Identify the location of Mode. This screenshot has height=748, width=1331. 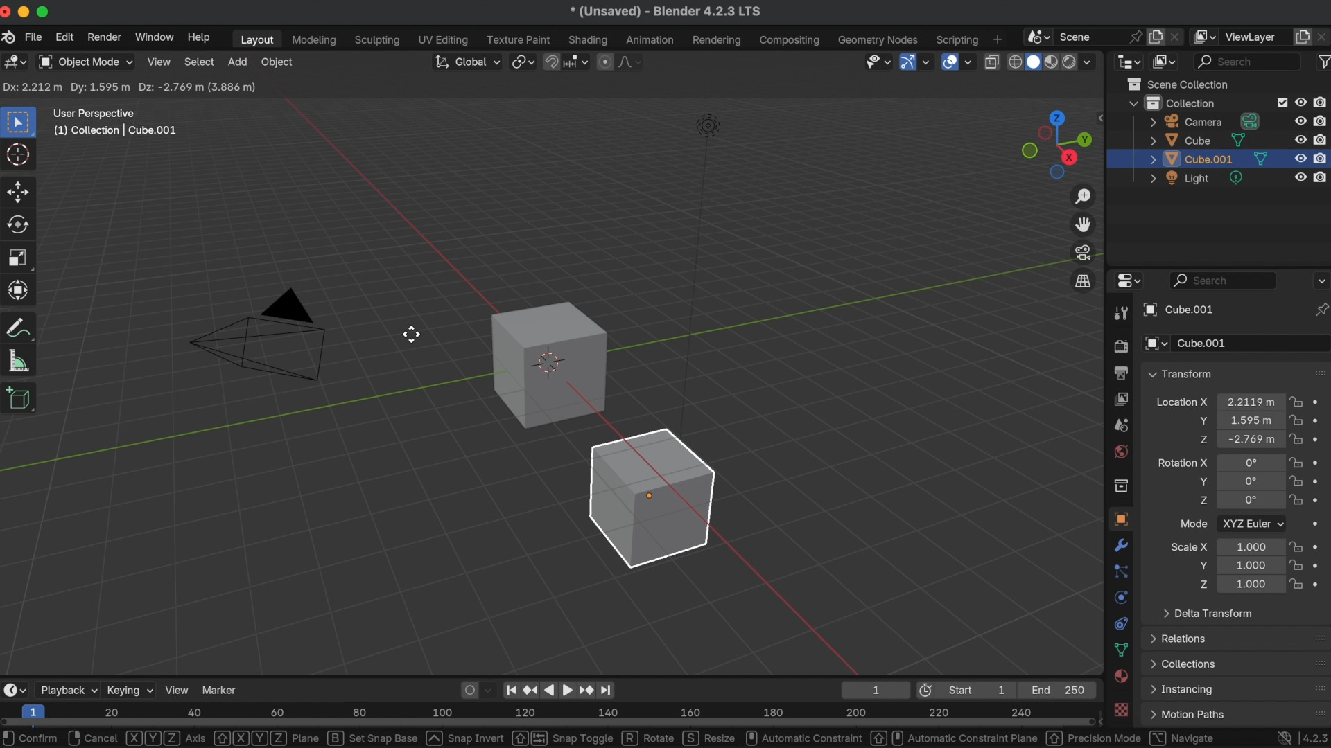
(1194, 523).